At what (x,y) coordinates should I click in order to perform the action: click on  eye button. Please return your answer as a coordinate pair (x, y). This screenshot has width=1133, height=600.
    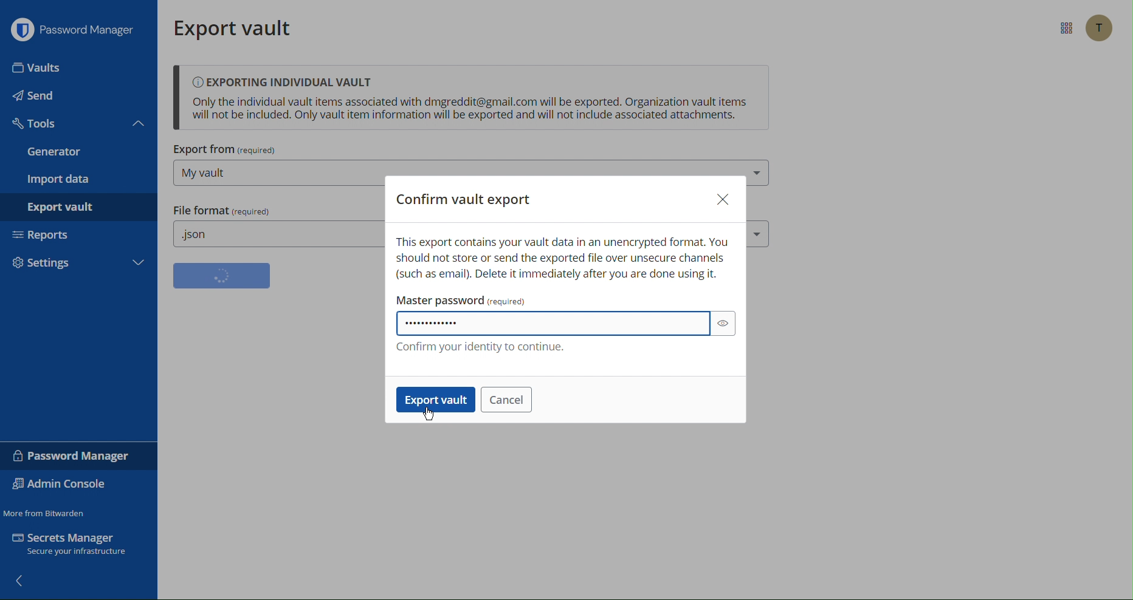
    Looking at the image, I should click on (726, 325).